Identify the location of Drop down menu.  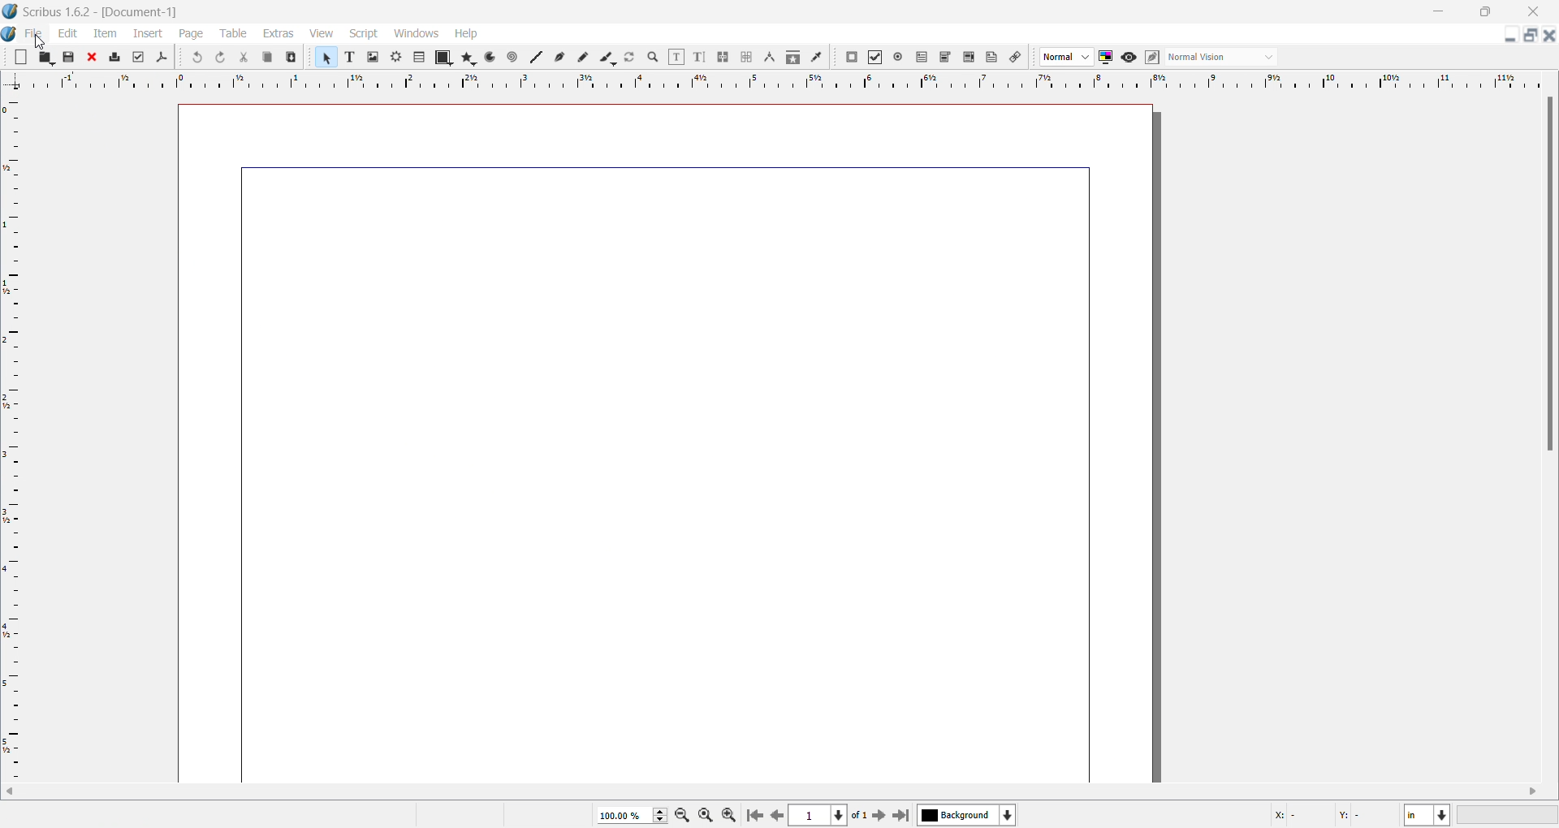
(1280, 58).